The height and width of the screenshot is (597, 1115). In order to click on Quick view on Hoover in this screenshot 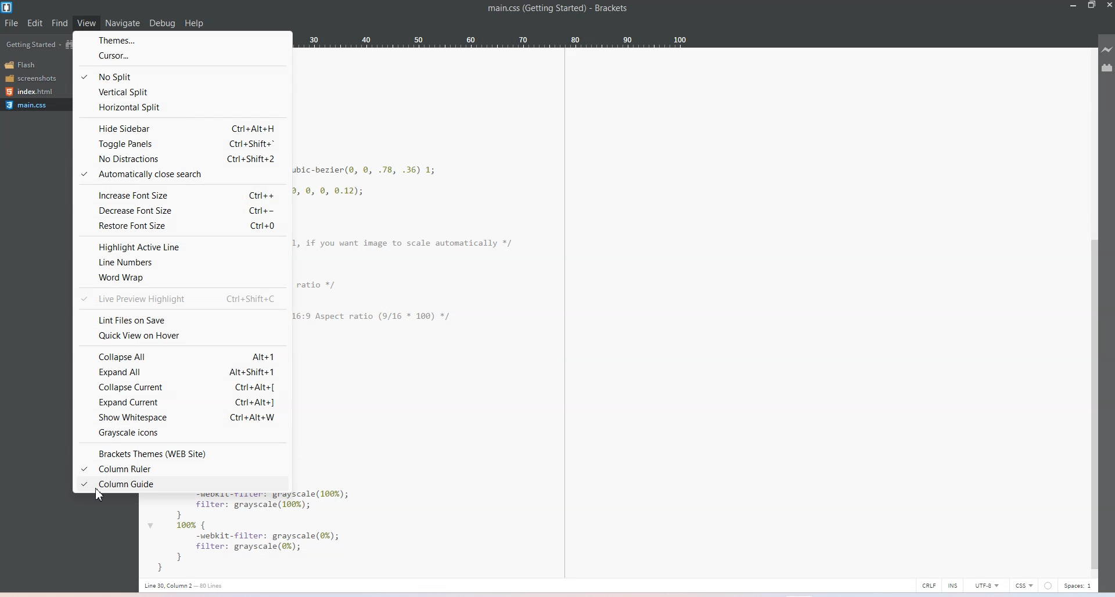, I will do `click(182, 337)`.